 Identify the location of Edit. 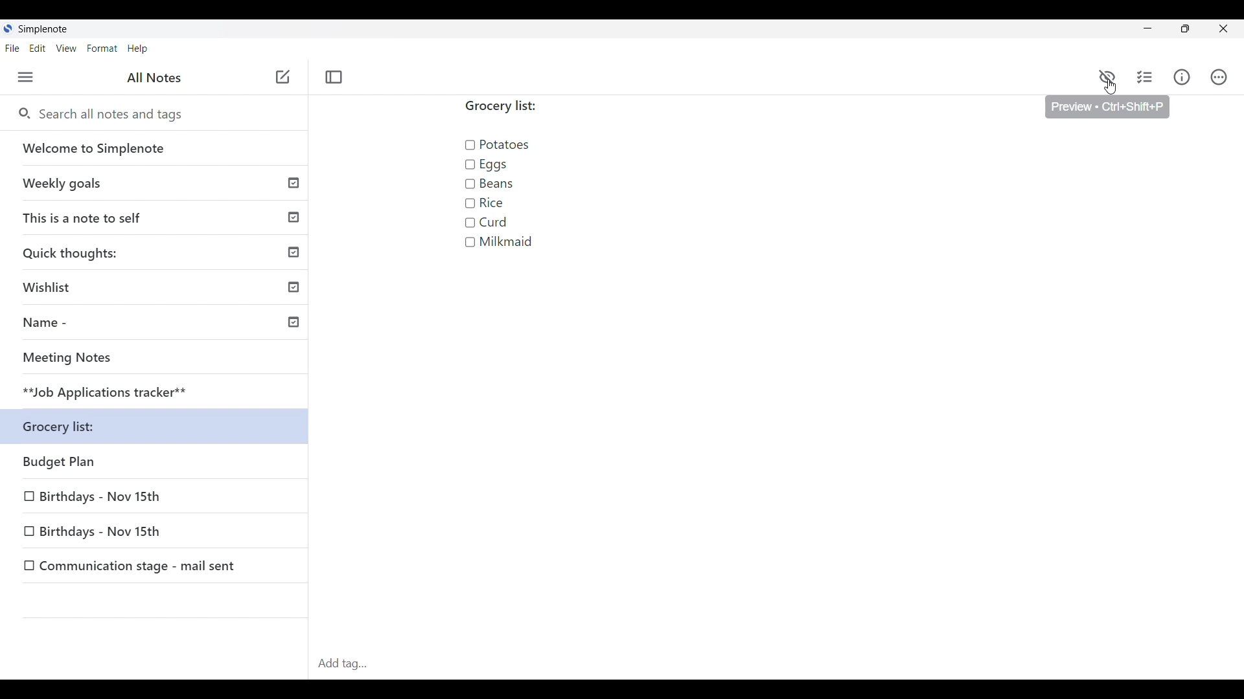
(38, 49).